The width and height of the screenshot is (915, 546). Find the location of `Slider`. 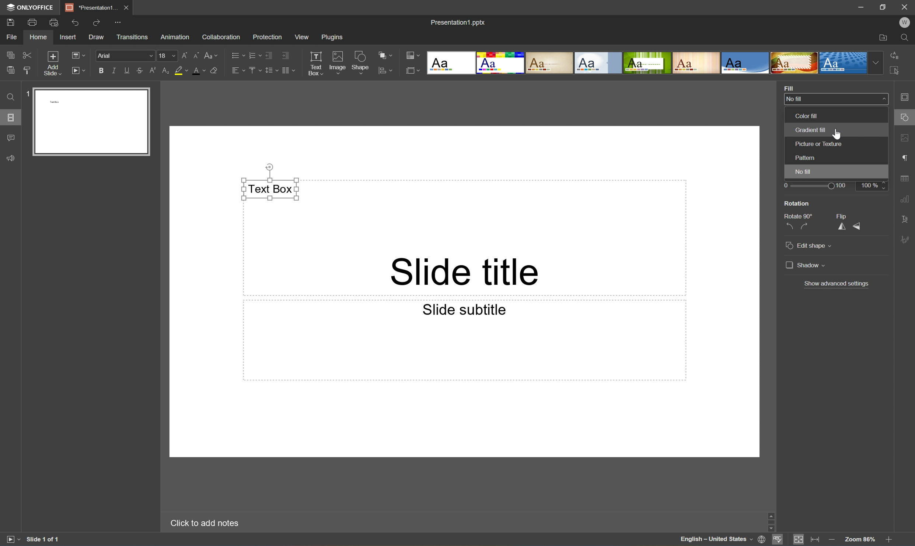

Slider is located at coordinates (814, 187).